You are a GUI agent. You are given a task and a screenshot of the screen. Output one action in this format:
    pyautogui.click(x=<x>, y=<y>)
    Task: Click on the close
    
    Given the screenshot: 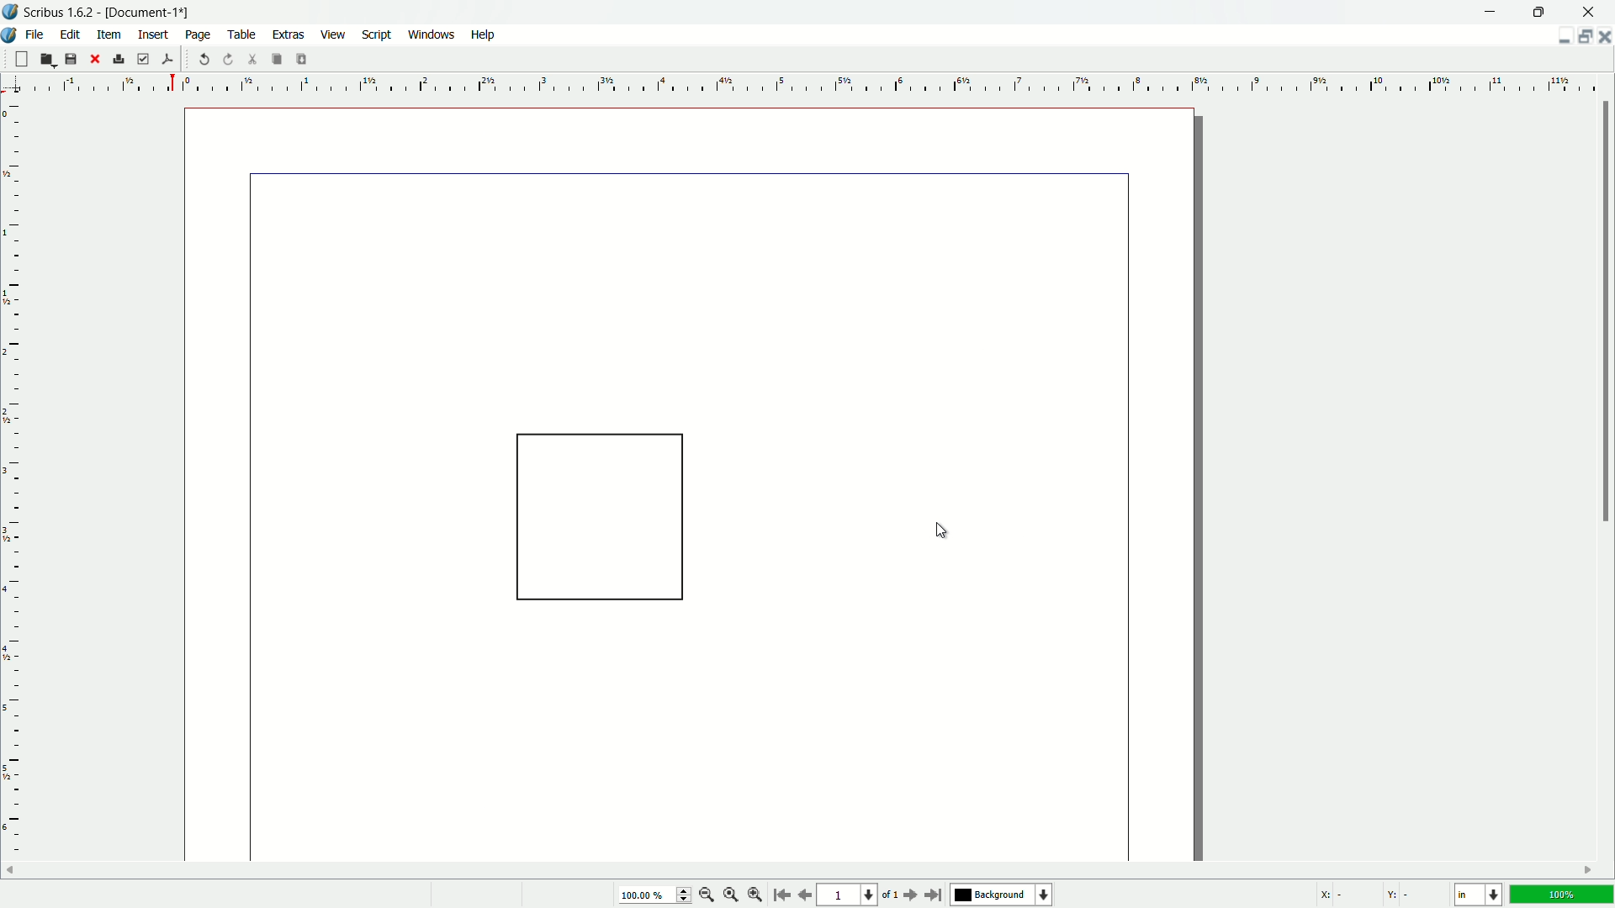 What is the action you would take?
    pyautogui.click(x=96, y=60)
    